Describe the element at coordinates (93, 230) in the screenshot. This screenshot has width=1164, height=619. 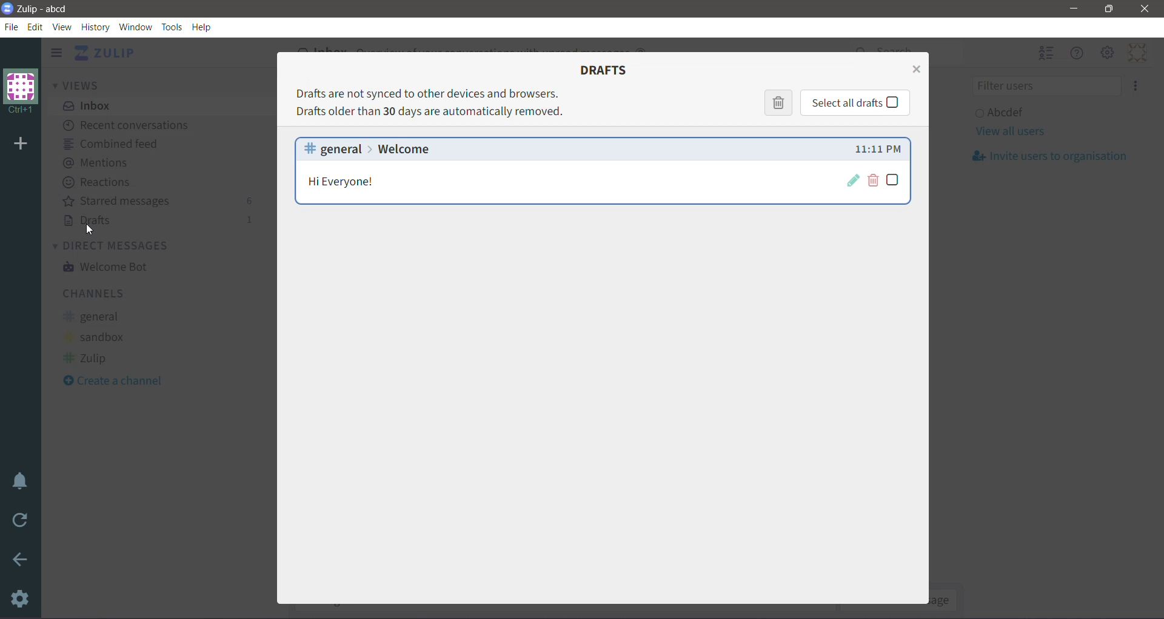
I see `cursor` at that location.